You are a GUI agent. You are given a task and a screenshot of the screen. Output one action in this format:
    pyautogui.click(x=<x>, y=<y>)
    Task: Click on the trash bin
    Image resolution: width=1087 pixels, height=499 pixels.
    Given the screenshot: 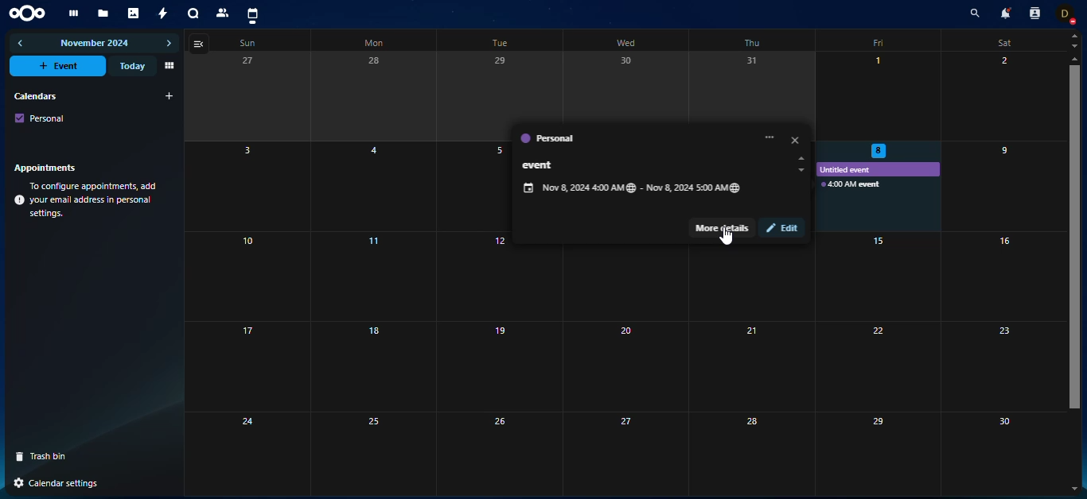 What is the action you would take?
    pyautogui.click(x=47, y=456)
    